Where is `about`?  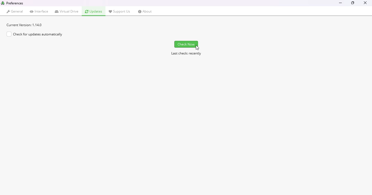
about is located at coordinates (145, 11).